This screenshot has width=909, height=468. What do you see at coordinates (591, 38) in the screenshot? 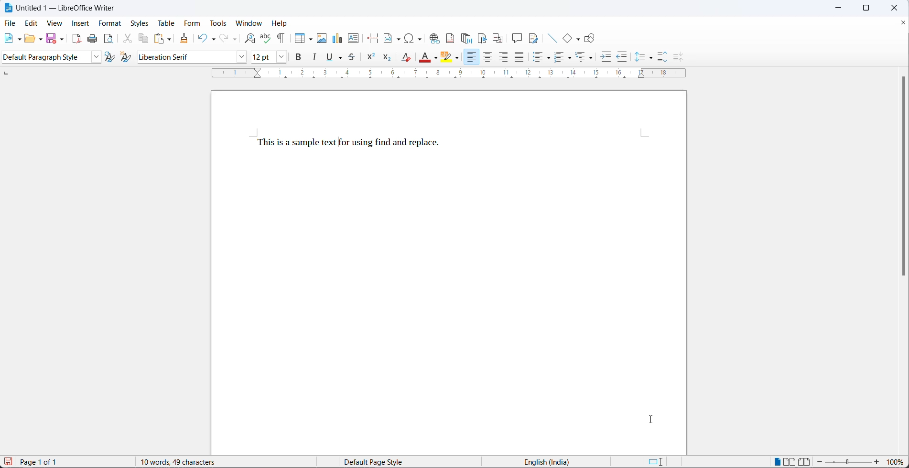
I see `show draw functions` at bounding box center [591, 38].